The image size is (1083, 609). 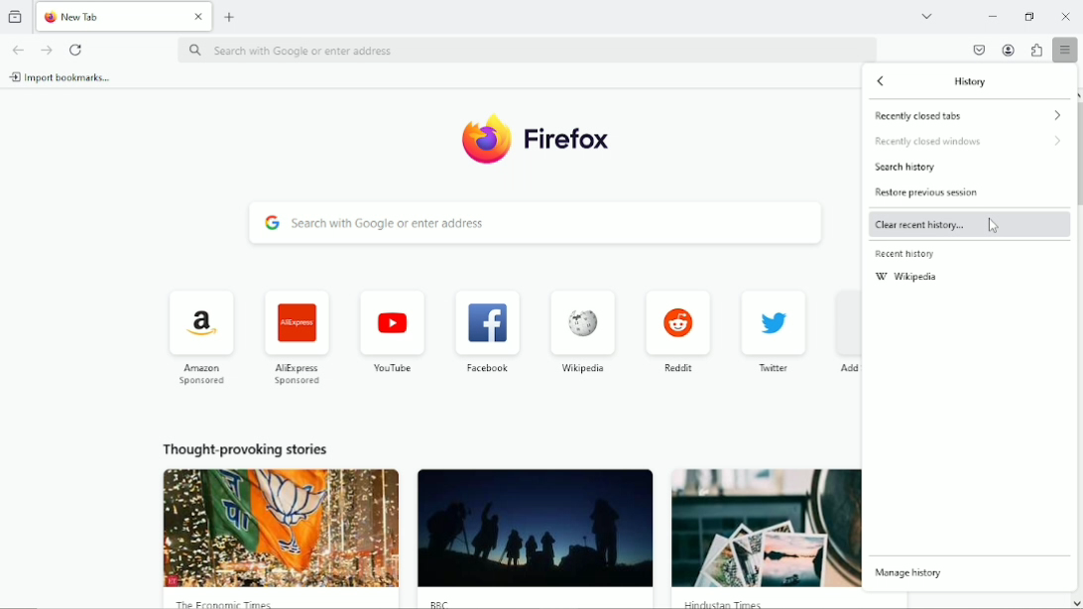 I want to click on History, so click(x=973, y=81).